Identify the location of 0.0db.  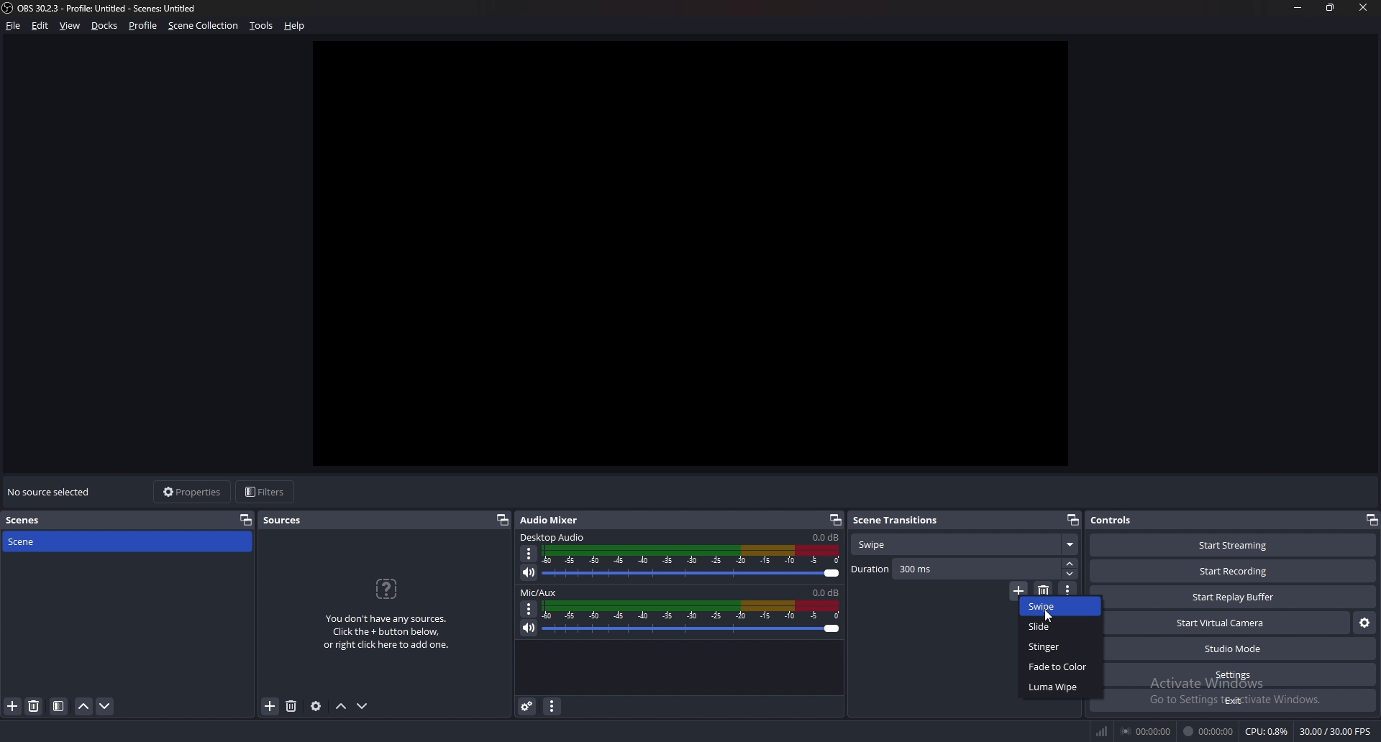
(825, 592).